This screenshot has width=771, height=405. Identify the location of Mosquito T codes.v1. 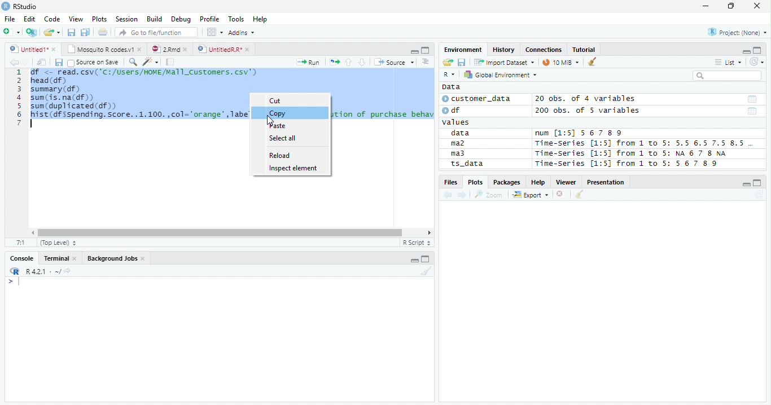
(104, 50).